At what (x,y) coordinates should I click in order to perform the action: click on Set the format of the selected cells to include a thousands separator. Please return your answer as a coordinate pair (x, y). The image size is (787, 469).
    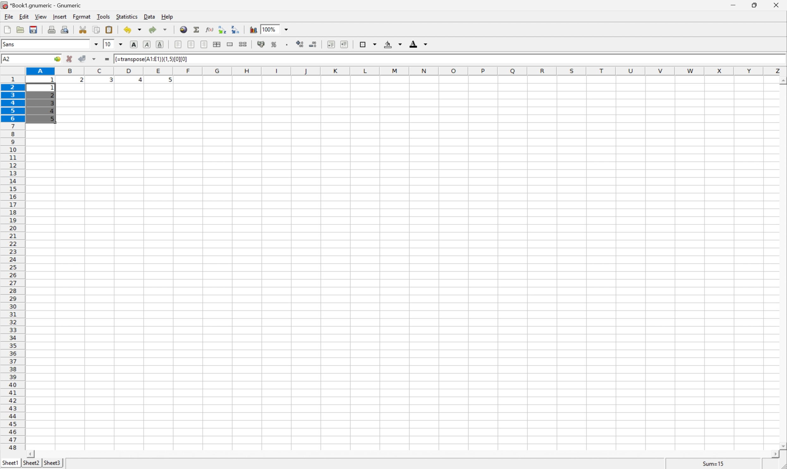
    Looking at the image, I should click on (287, 45).